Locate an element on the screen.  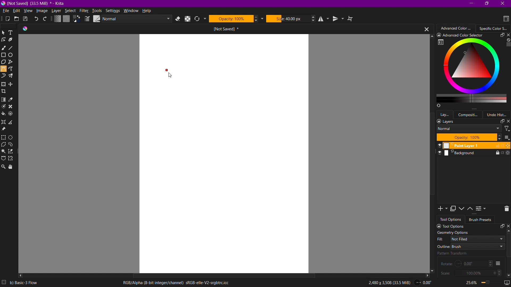
Redo is located at coordinates (46, 19).